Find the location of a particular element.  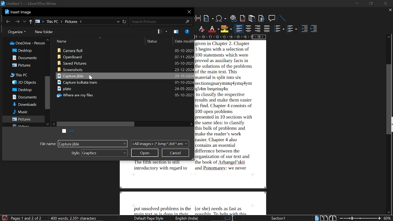

align right is located at coordinates (258, 29).